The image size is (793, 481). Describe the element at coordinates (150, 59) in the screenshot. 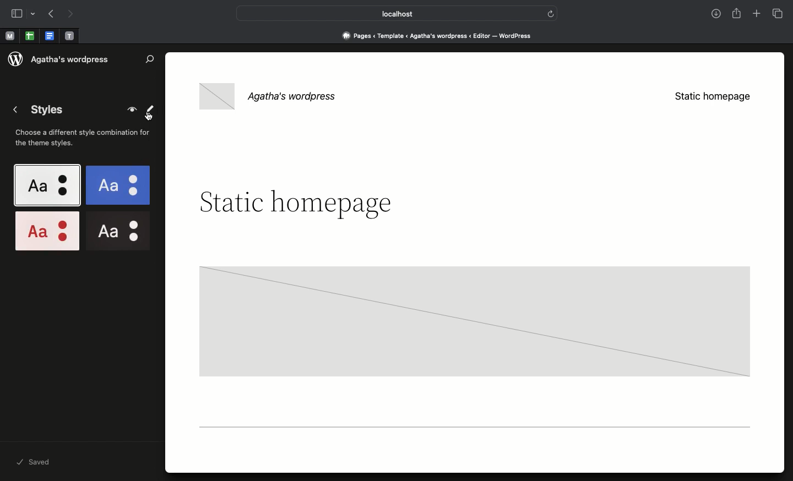

I see `Search` at that location.